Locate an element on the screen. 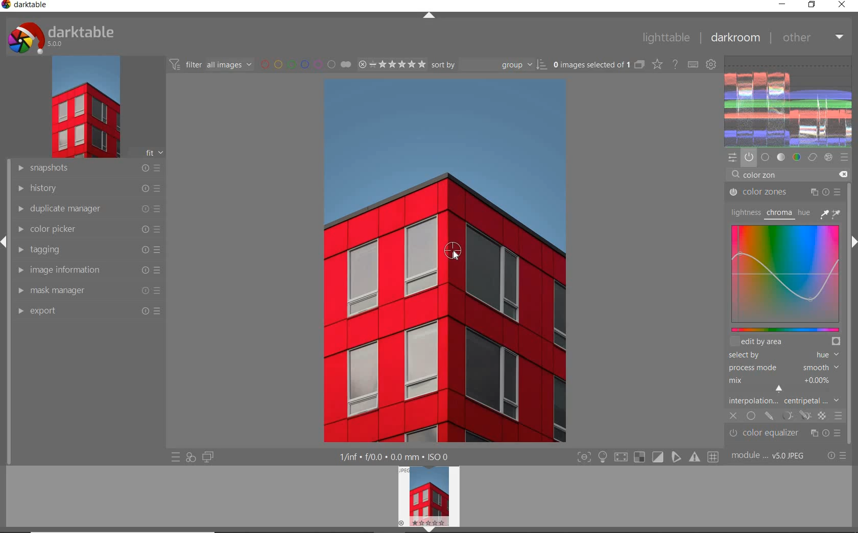 The image size is (858, 533). COLOR PICKER TOOL POSITION is located at coordinates (452, 251).